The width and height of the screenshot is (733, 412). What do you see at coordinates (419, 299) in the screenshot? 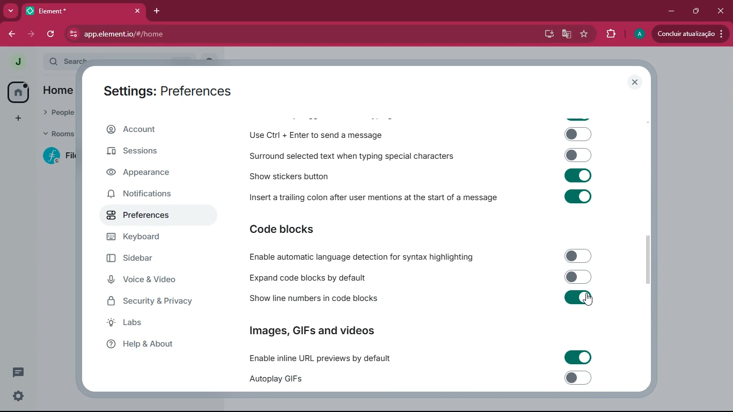
I see `Show line numbers in code blocks` at bounding box center [419, 299].